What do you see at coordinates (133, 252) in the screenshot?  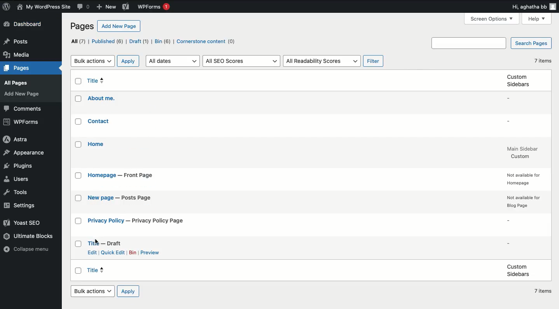 I see `Bin` at bounding box center [133, 252].